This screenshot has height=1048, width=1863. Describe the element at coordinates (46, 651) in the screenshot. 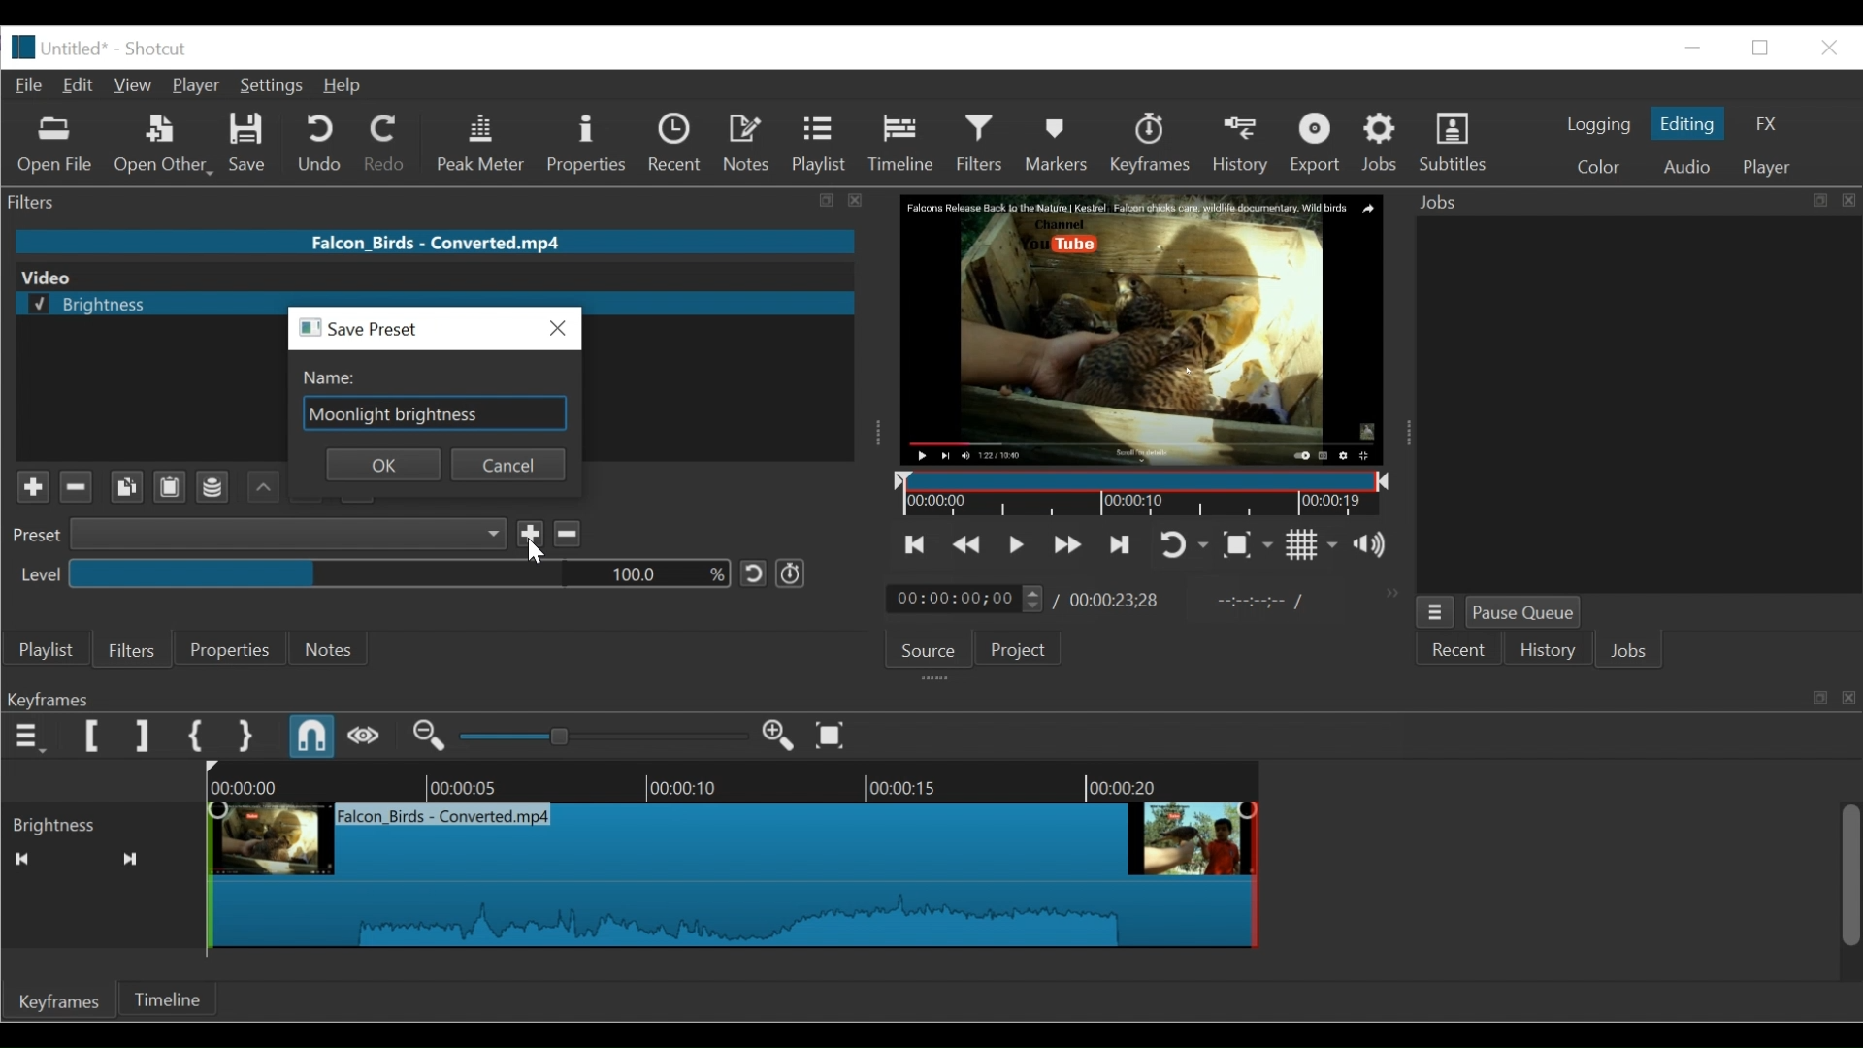

I see `Playlist menu` at that location.